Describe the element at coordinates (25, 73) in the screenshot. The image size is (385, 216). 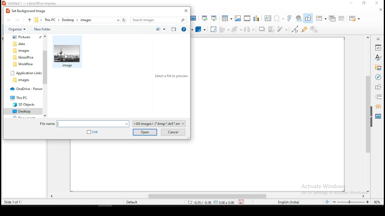
I see `Application links` at that location.